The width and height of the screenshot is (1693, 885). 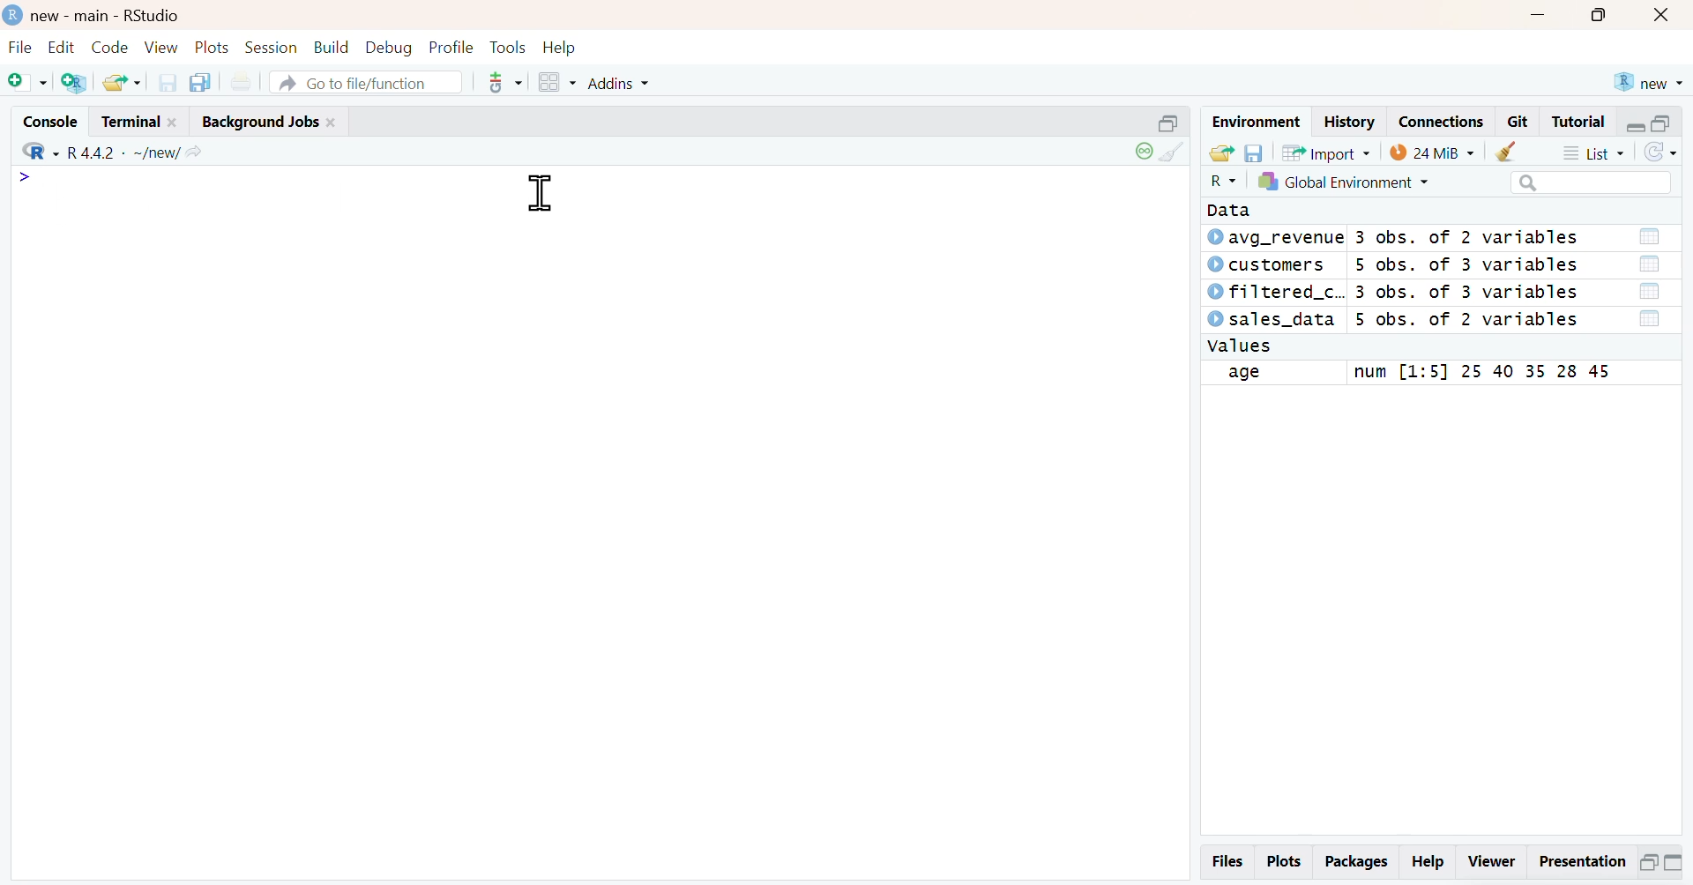 What do you see at coordinates (1581, 864) in the screenshot?
I see `Presentation` at bounding box center [1581, 864].